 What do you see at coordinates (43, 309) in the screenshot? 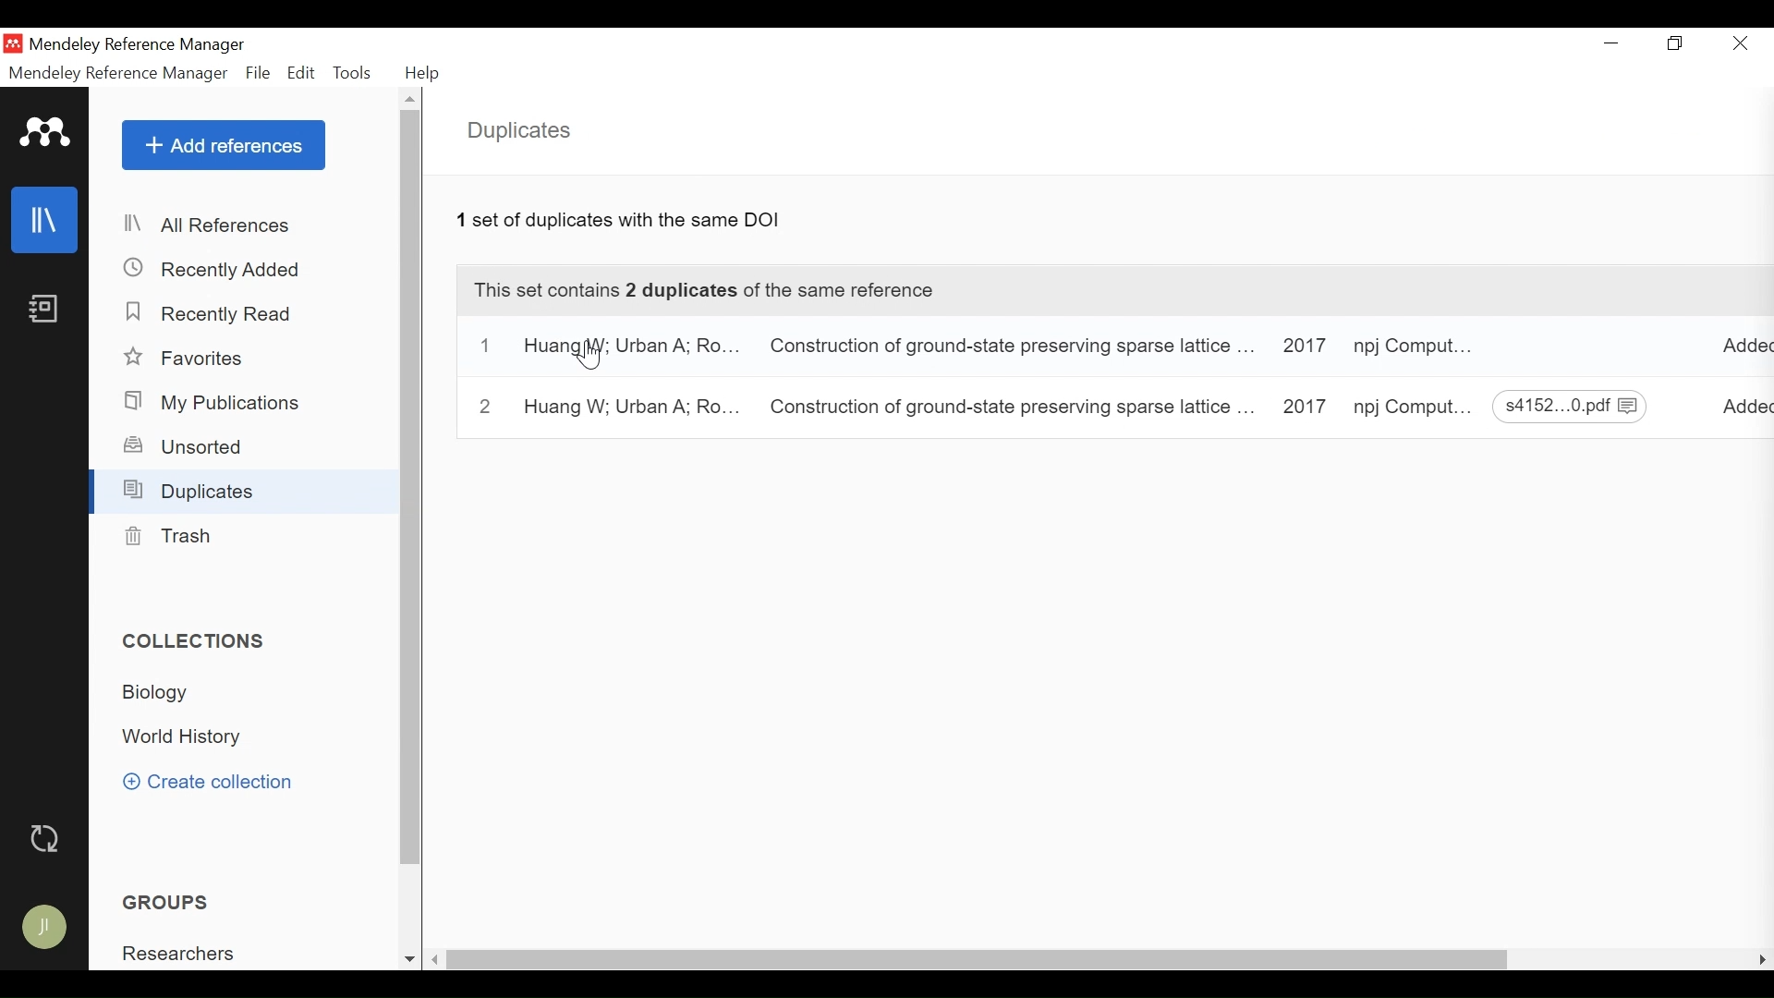
I see `Notebook` at bounding box center [43, 309].